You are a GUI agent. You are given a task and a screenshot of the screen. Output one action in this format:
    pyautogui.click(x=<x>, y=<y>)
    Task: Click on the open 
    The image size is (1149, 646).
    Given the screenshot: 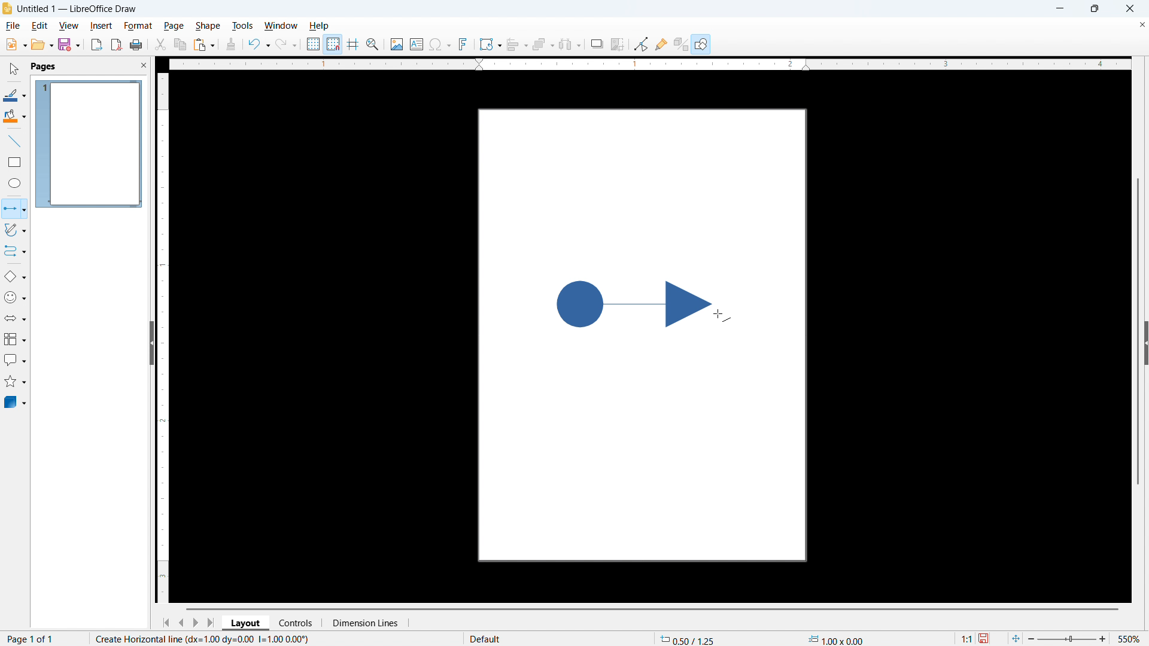 What is the action you would take?
    pyautogui.click(x=42, y=44)
    